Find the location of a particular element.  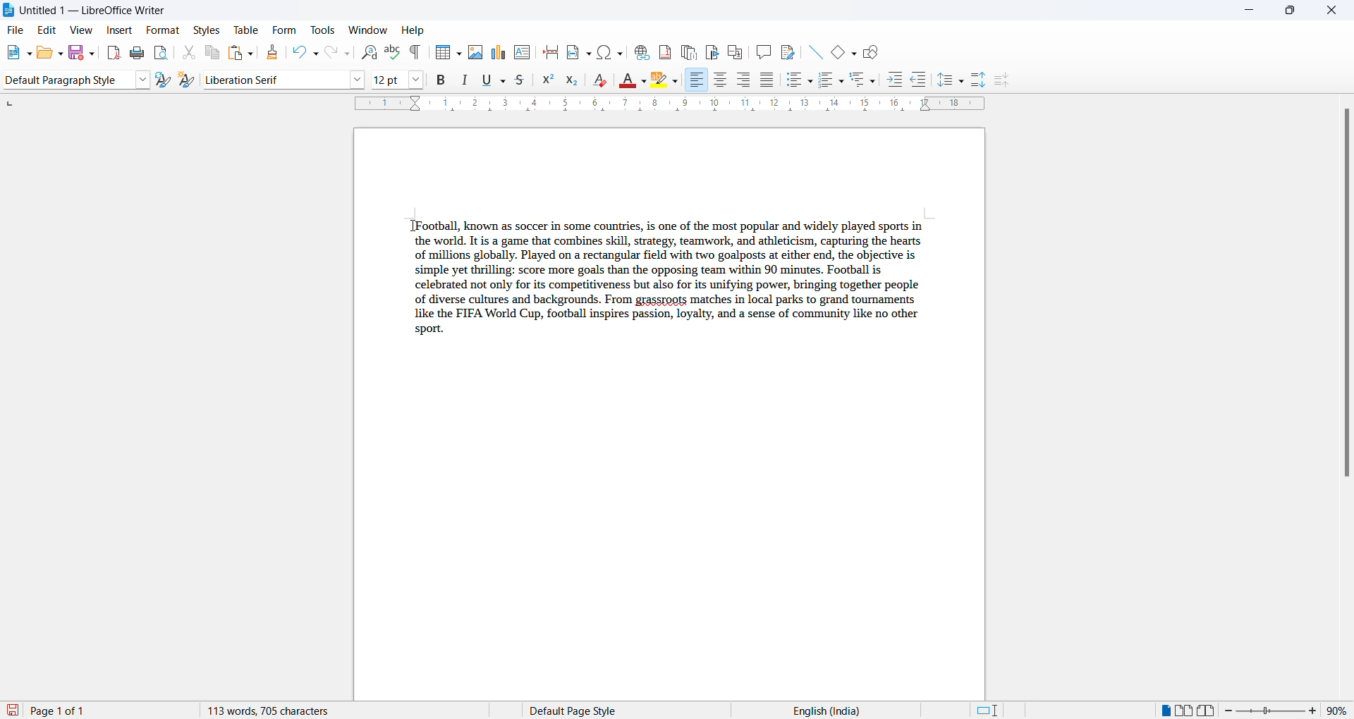

export as pdf is located at coordinates (111, 53).